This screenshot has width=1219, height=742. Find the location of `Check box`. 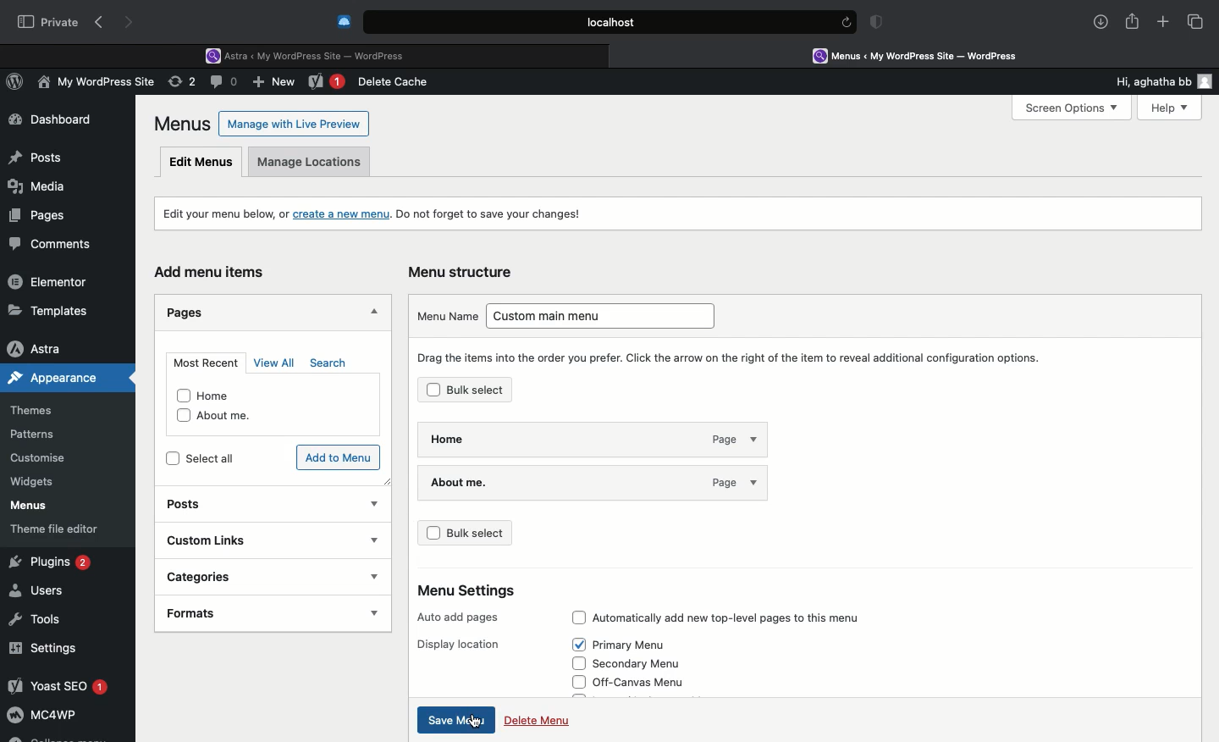

Check box is located at coordinates (580, 663).